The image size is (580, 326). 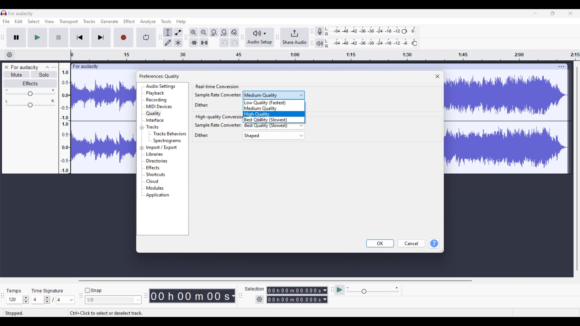 I want to click on Effects, so click(x=30, y=83).